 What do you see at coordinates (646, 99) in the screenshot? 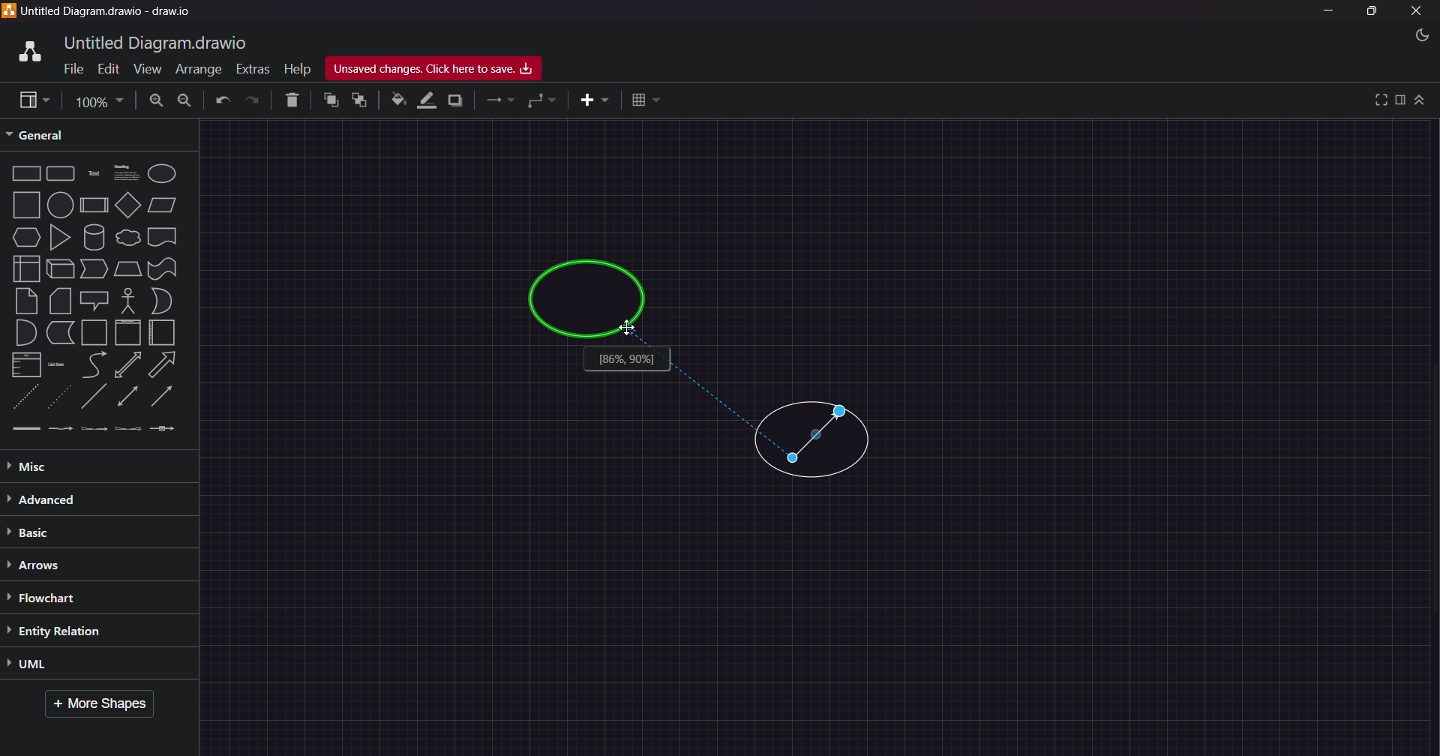
I see `table` at bounding box center [646, 99].